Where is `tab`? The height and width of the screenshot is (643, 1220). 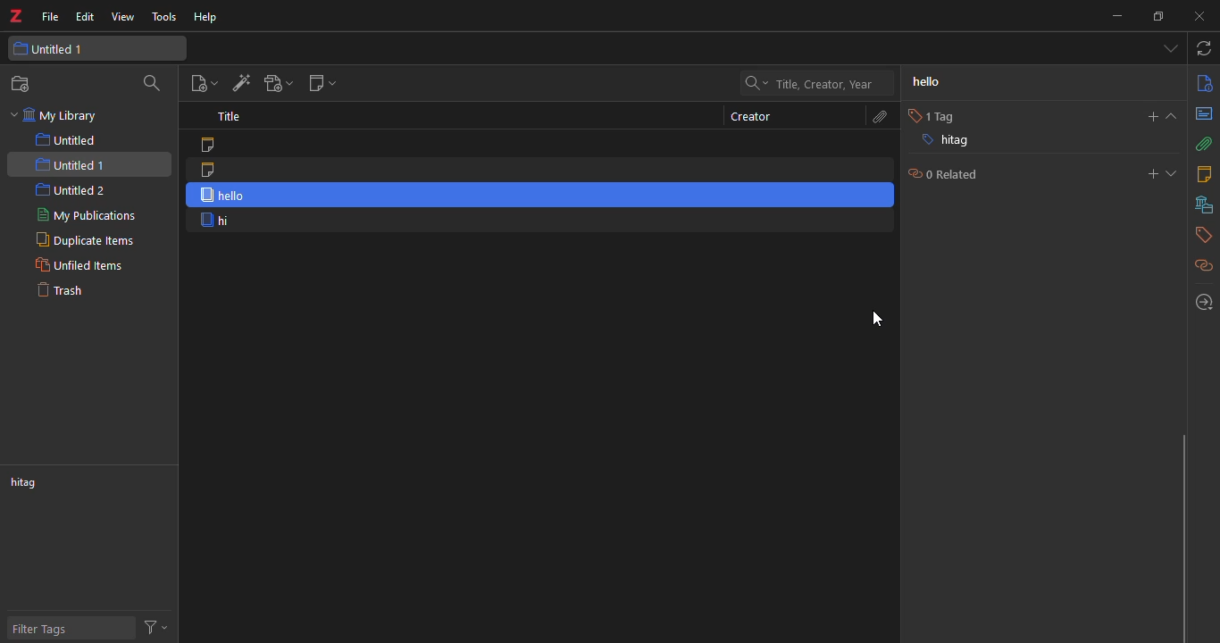 tab is located at coordinates (1166, 50).